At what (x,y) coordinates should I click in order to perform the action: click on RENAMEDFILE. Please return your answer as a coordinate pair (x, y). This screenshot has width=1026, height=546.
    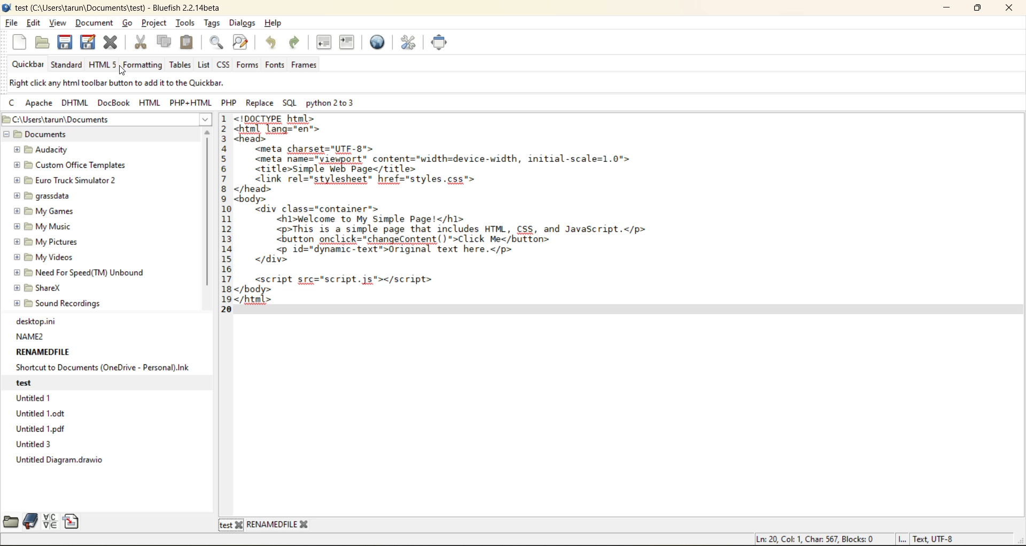
    Looking at the image, I should click on (42, 354).